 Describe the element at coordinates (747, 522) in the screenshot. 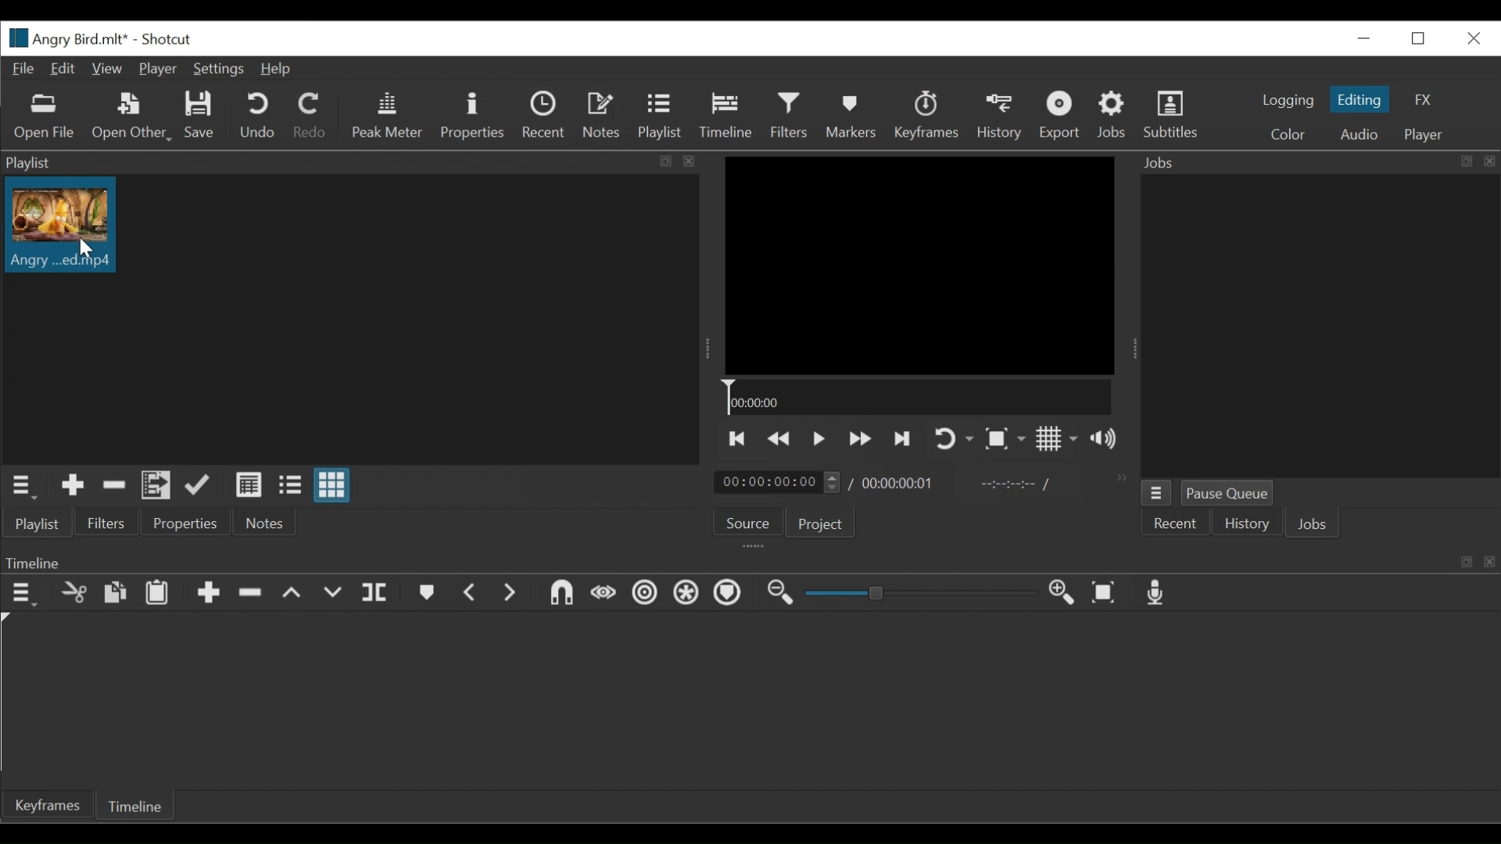

I see `Source` at that location.